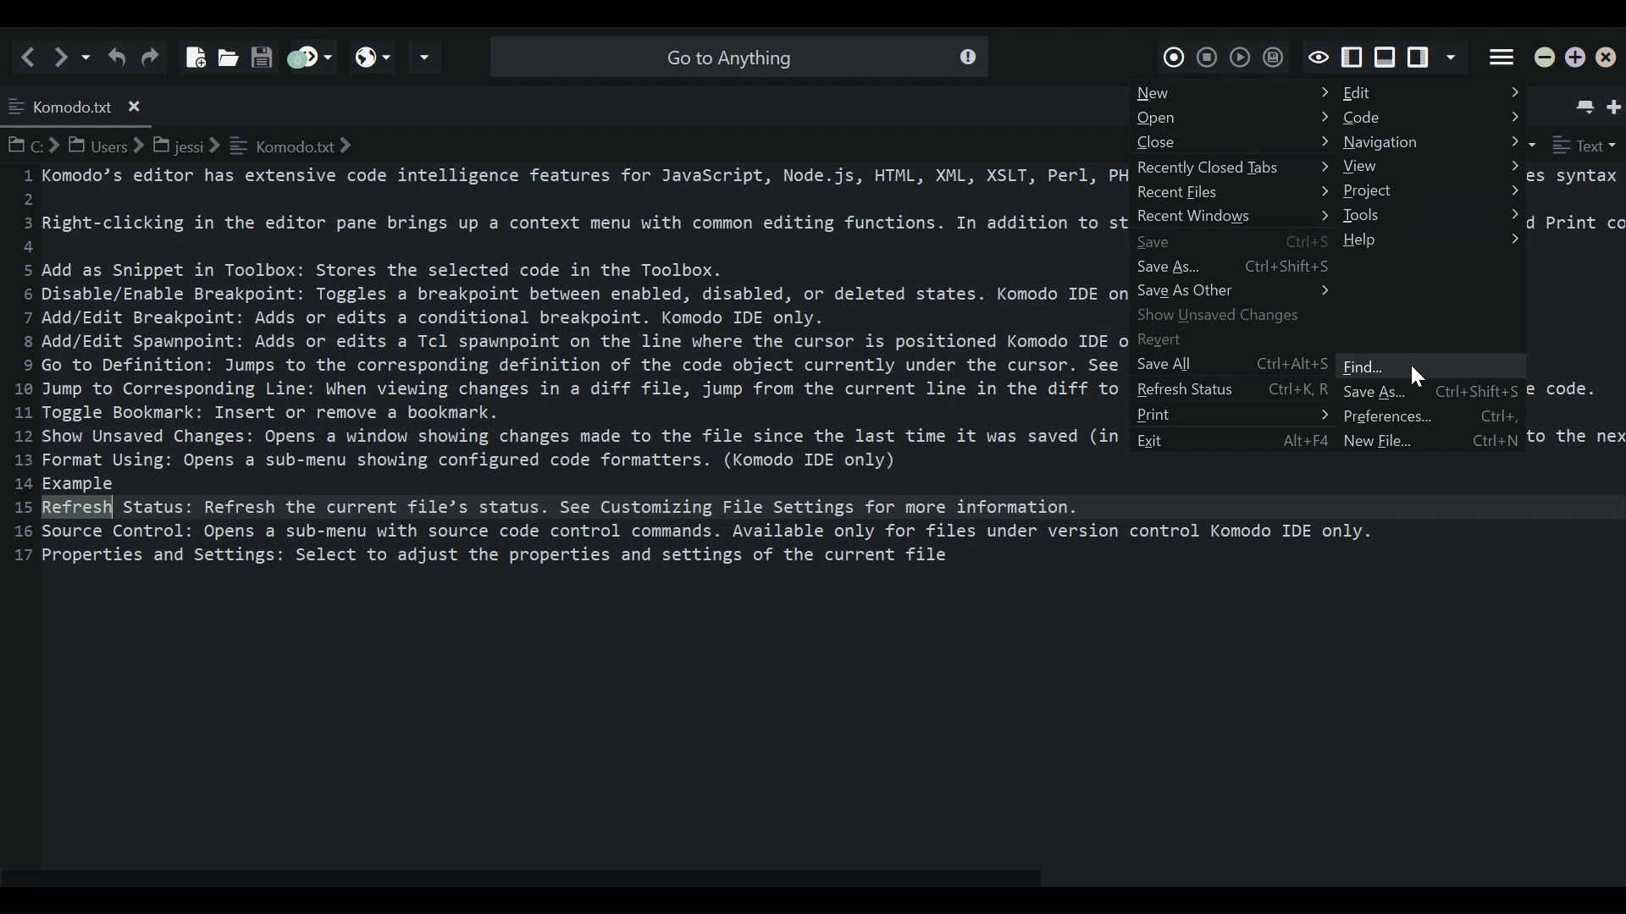  I want to click on Open, so click(225, 52).